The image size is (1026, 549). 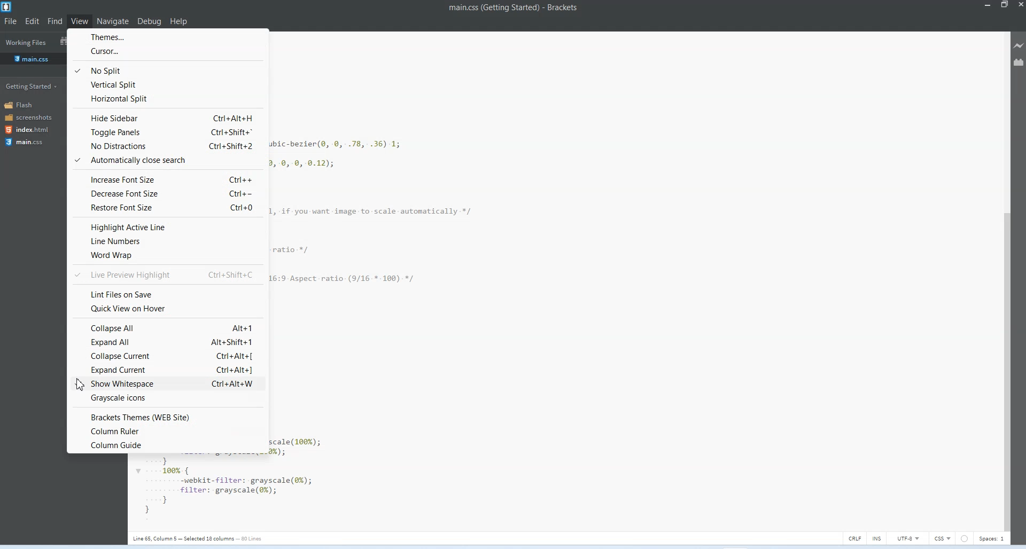 I want to click on File, so click(x=10, y=21).